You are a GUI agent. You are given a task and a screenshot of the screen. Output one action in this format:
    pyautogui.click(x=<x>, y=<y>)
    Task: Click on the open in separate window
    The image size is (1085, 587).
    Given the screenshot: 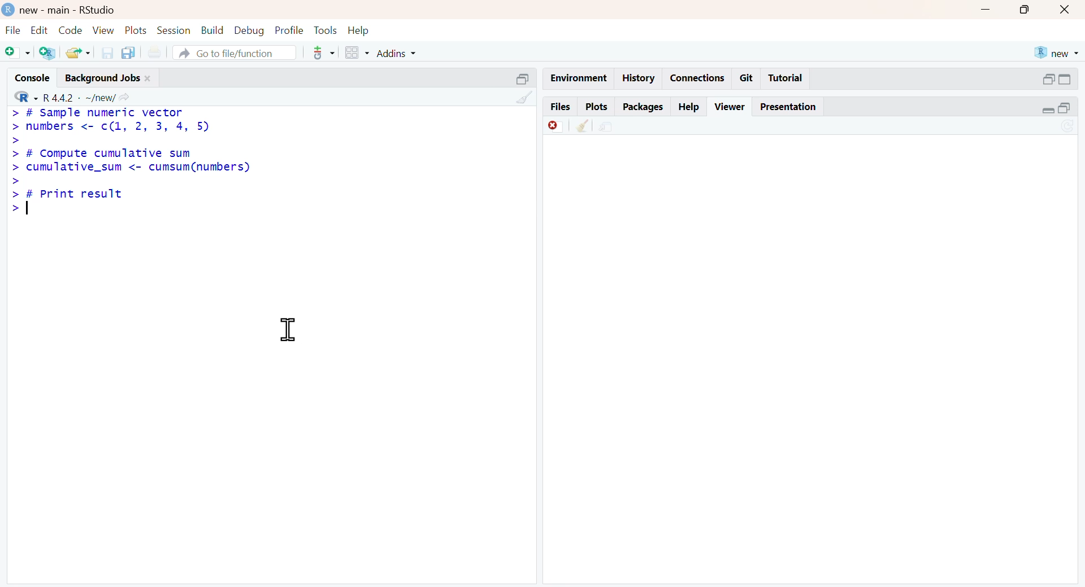 What is the action you would take?
    pyautogui.click(x=1047, y=79)
    